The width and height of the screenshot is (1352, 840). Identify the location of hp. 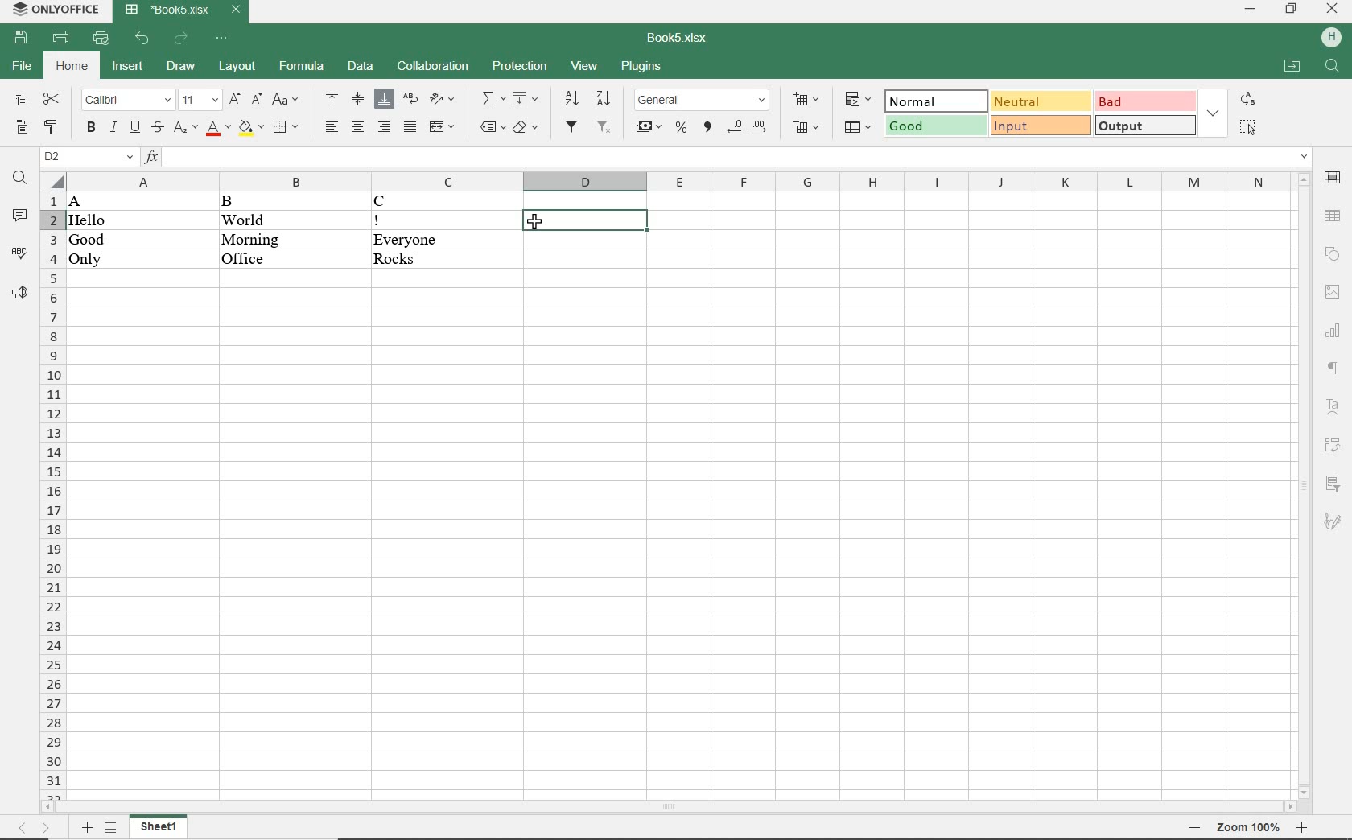
(1330, 37).